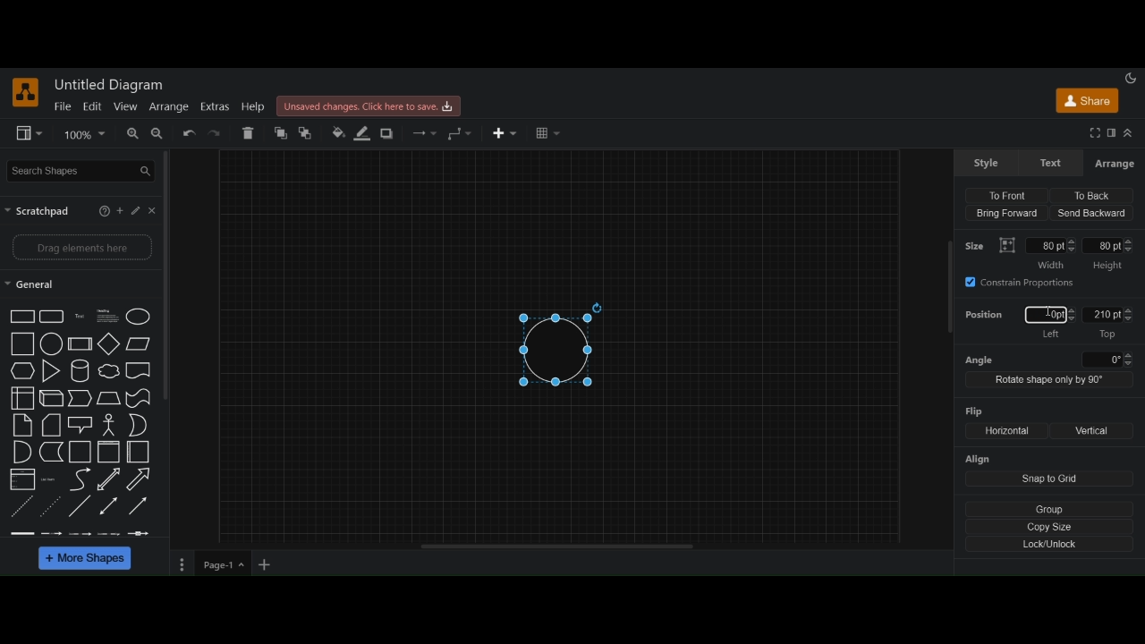 This screenshot has height=644, width=1145. What do you see at coordinates (52, 372) in the screenshot?
I see `Triangle` at bounding box center [52, 372].